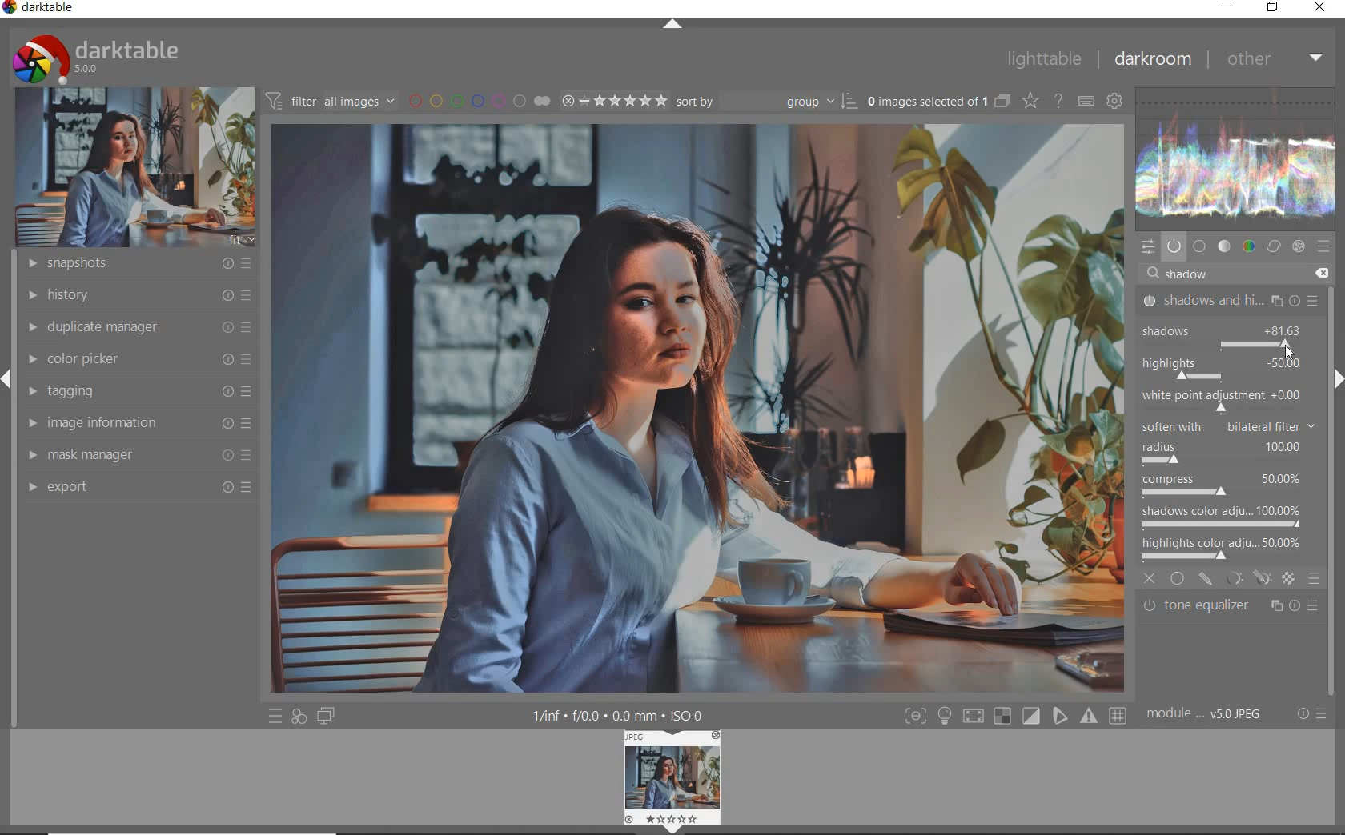 The image size is (1345, 835). What do you see at coordinates (1311, 713) in the screenshot?
I see `reset or presets & preferences ` at bounding box center [1311, 713].